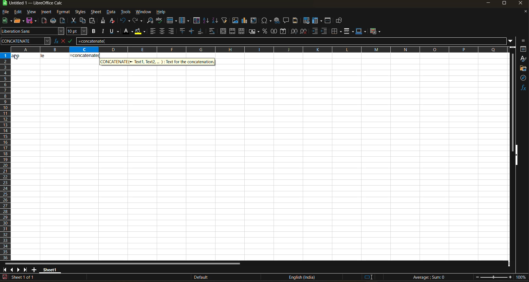  What do you see at coordinates (78, 32) in the screenshot?
I see `font size` at bounding box center [78, 32].